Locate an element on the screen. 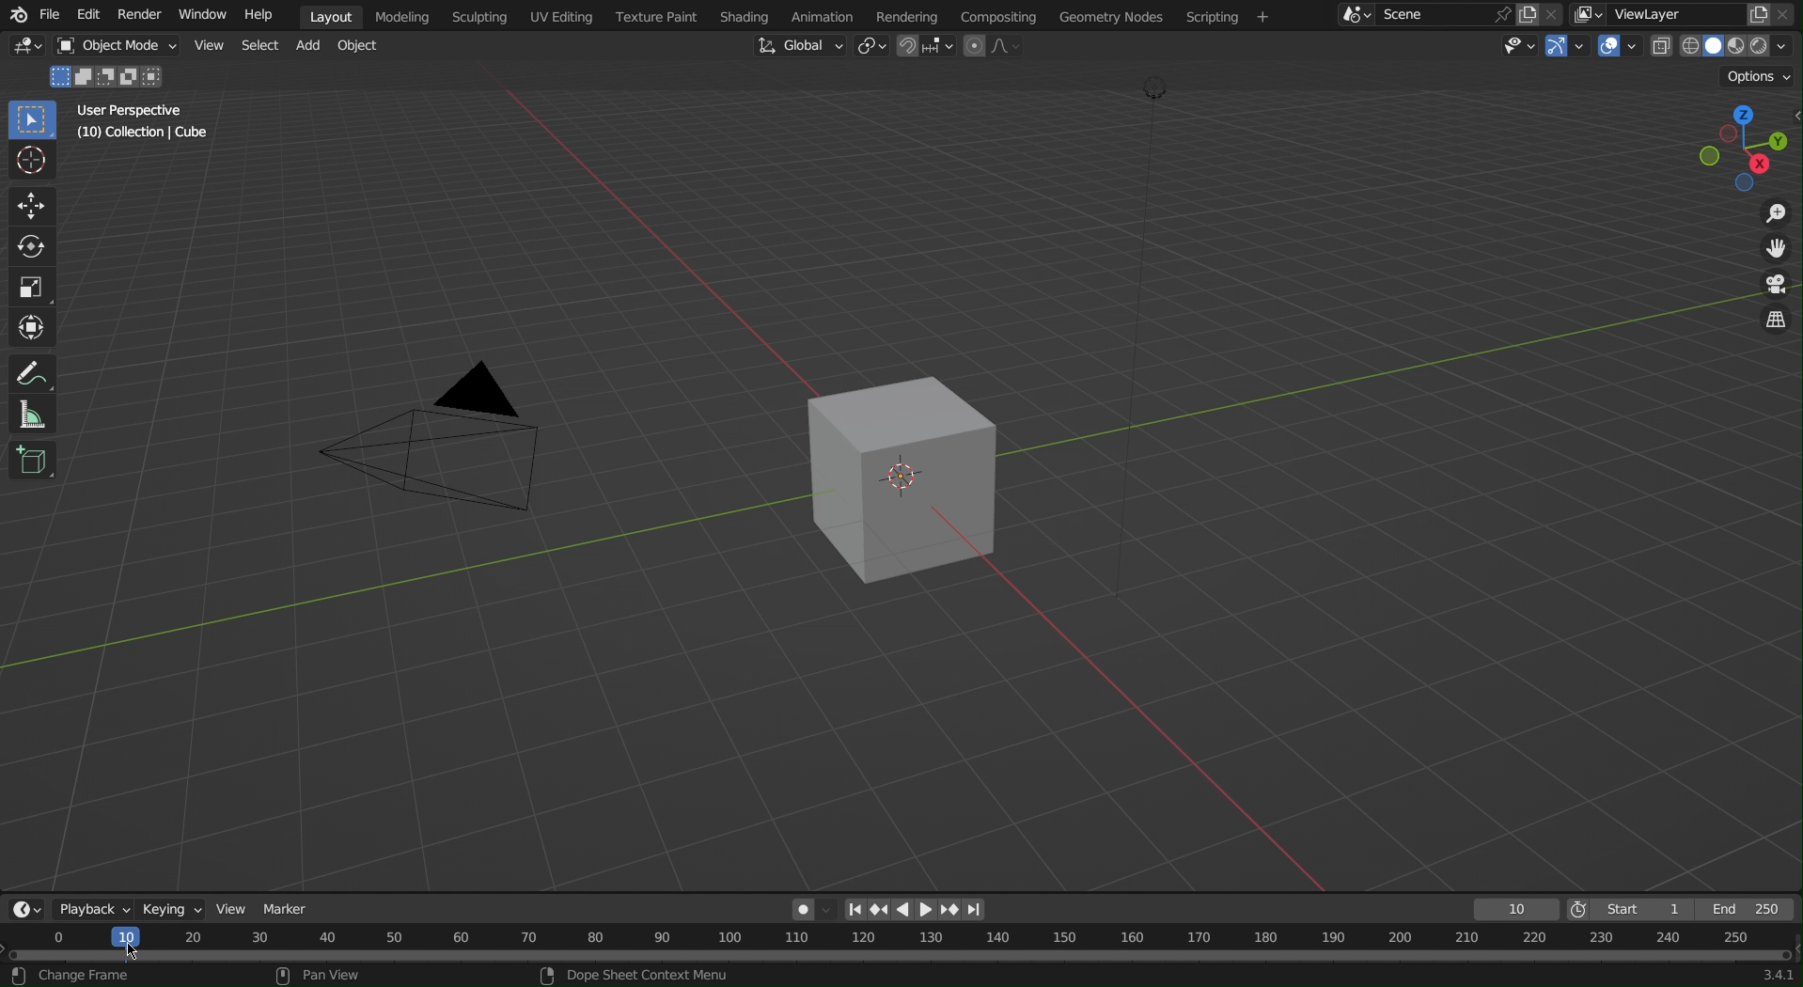 Image resolution: width=1803 pixels, height=987 pixels. Close is located at coordinates (1553, 15).